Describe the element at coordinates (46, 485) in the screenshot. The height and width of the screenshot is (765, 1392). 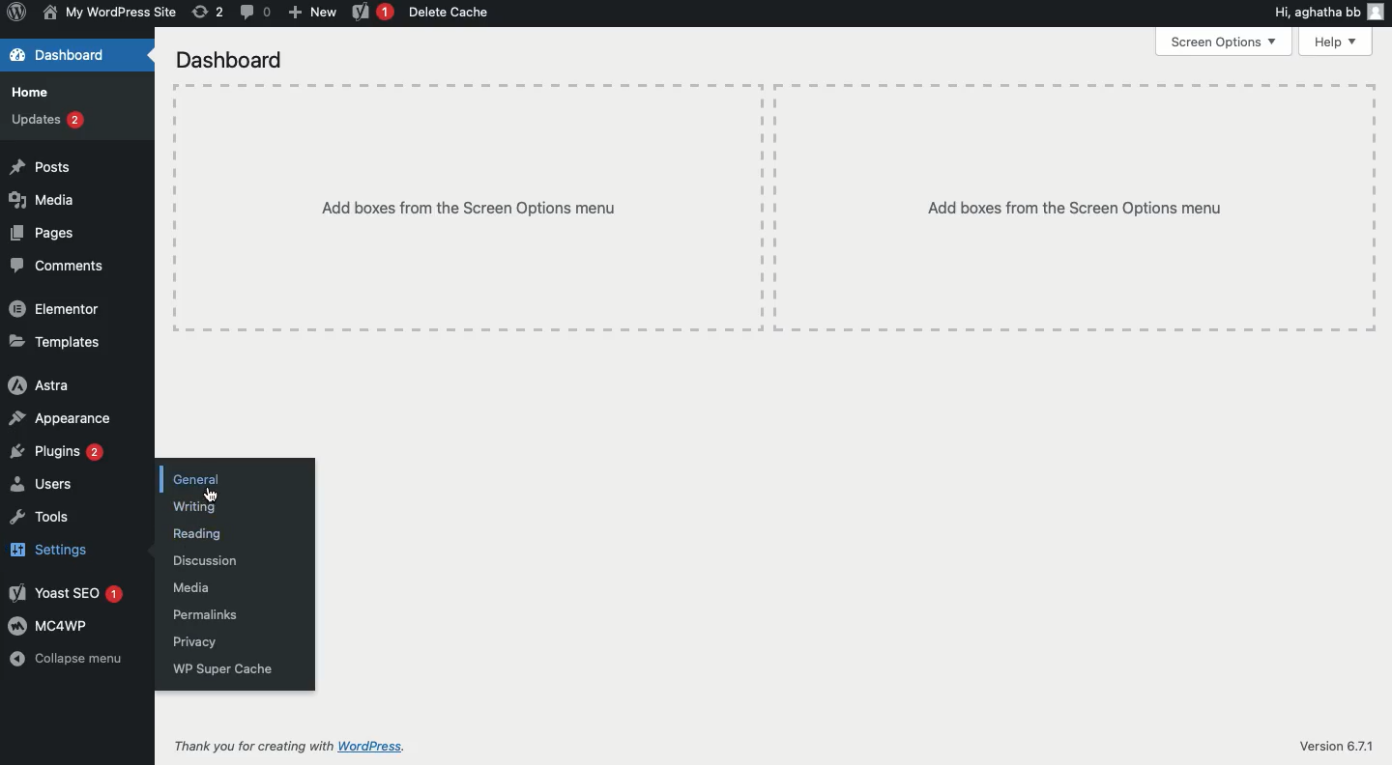
I see `Users` at that location.